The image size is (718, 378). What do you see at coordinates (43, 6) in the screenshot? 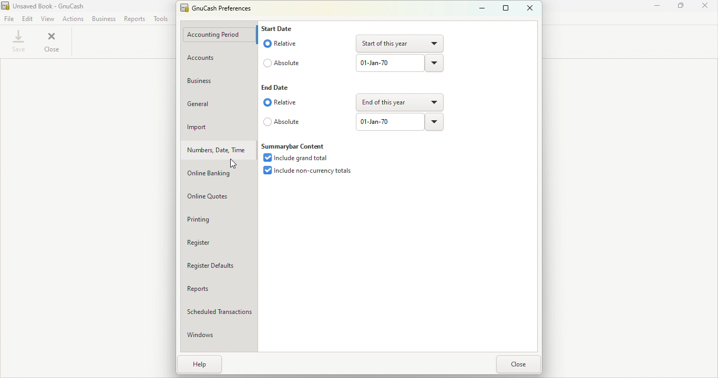
I see `Unsaved Book - GnuCash` at bounding box center [43, 6].